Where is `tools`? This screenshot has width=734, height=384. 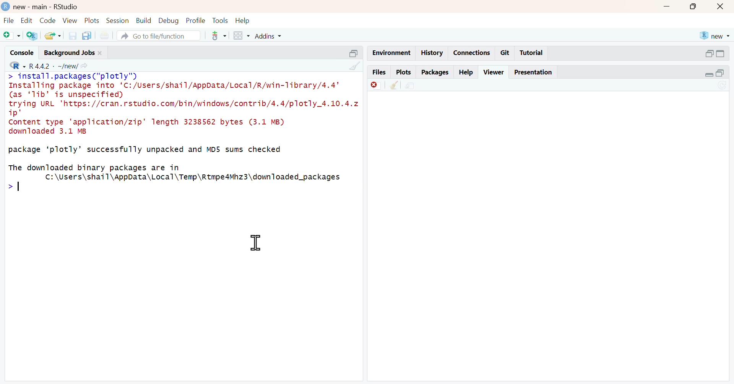 tools is located at coordinates (220, 20).